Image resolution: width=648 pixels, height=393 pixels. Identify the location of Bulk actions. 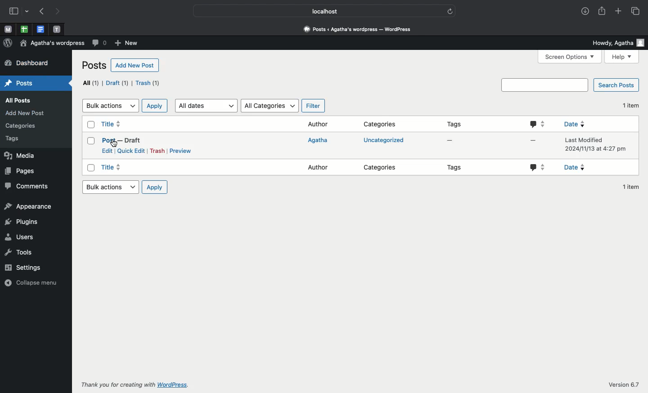
(109, 106).